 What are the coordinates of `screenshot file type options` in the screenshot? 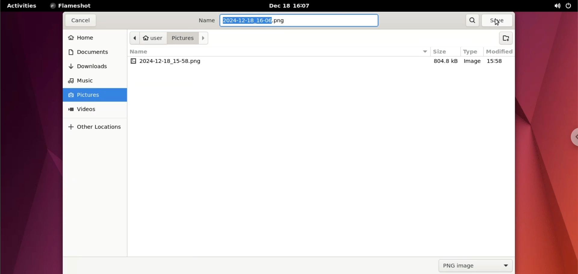 It's located at (476, 266).